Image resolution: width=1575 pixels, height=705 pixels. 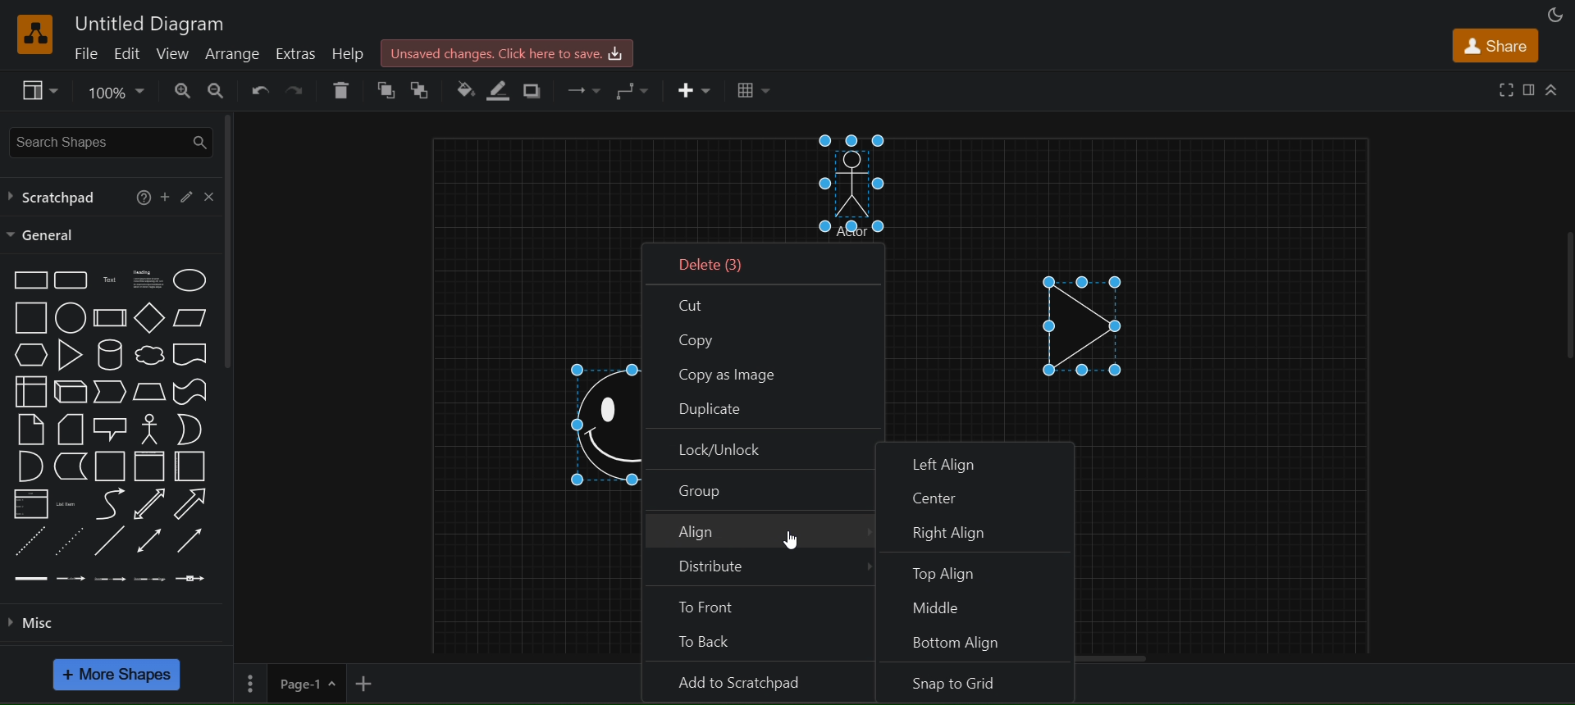 I want to click on square, so click(x=29, y=318).